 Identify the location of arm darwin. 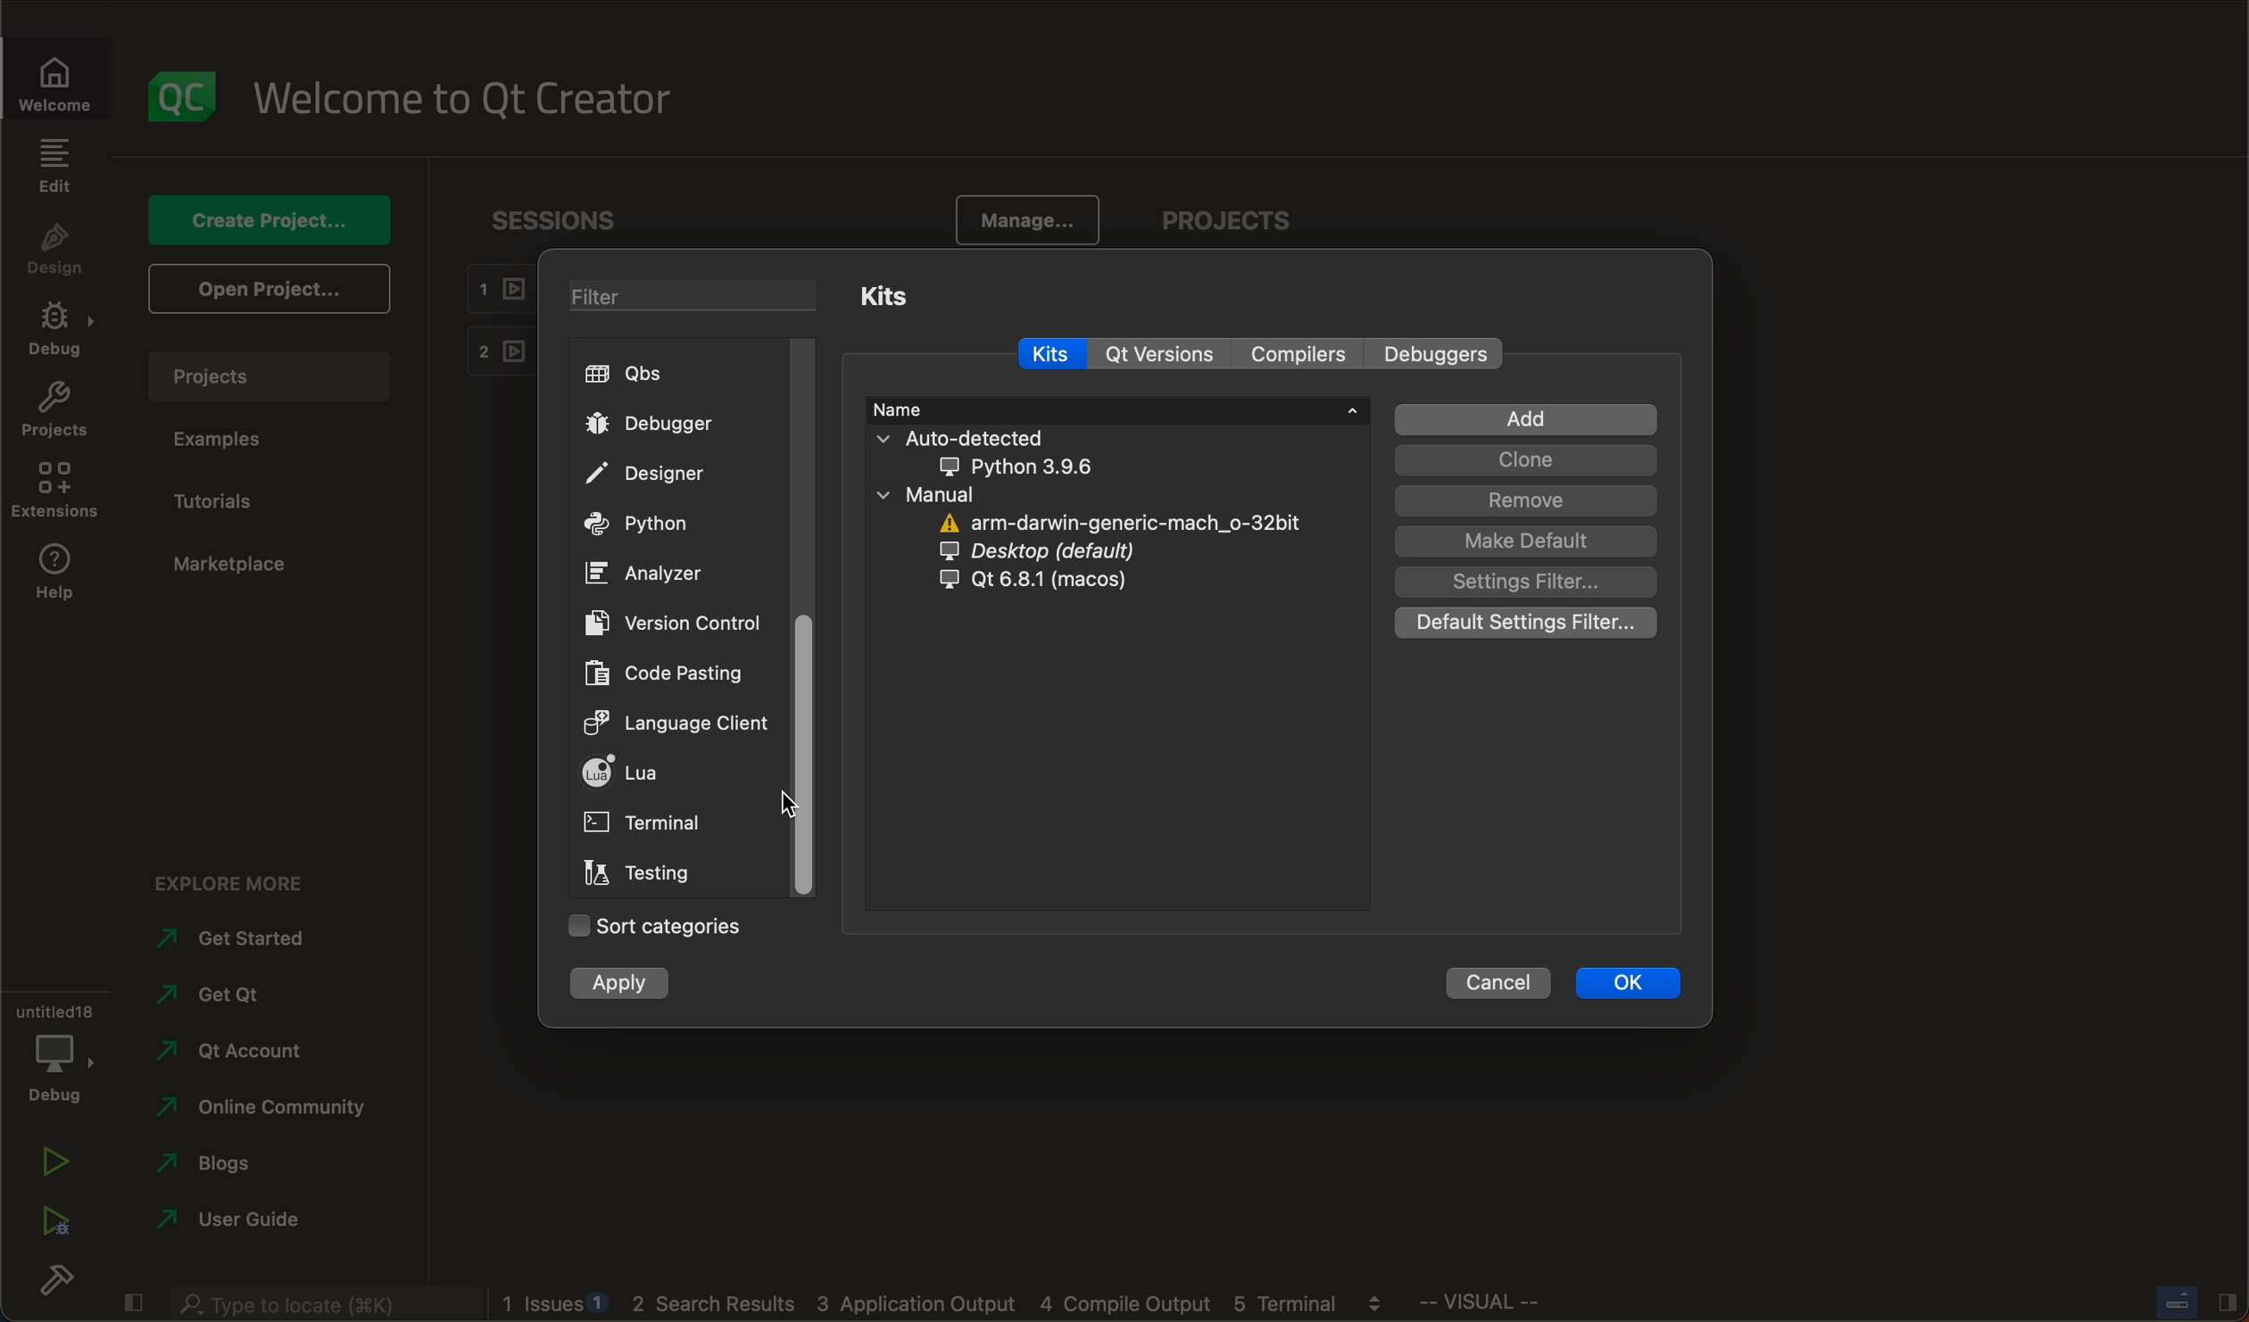
(1114, 525).